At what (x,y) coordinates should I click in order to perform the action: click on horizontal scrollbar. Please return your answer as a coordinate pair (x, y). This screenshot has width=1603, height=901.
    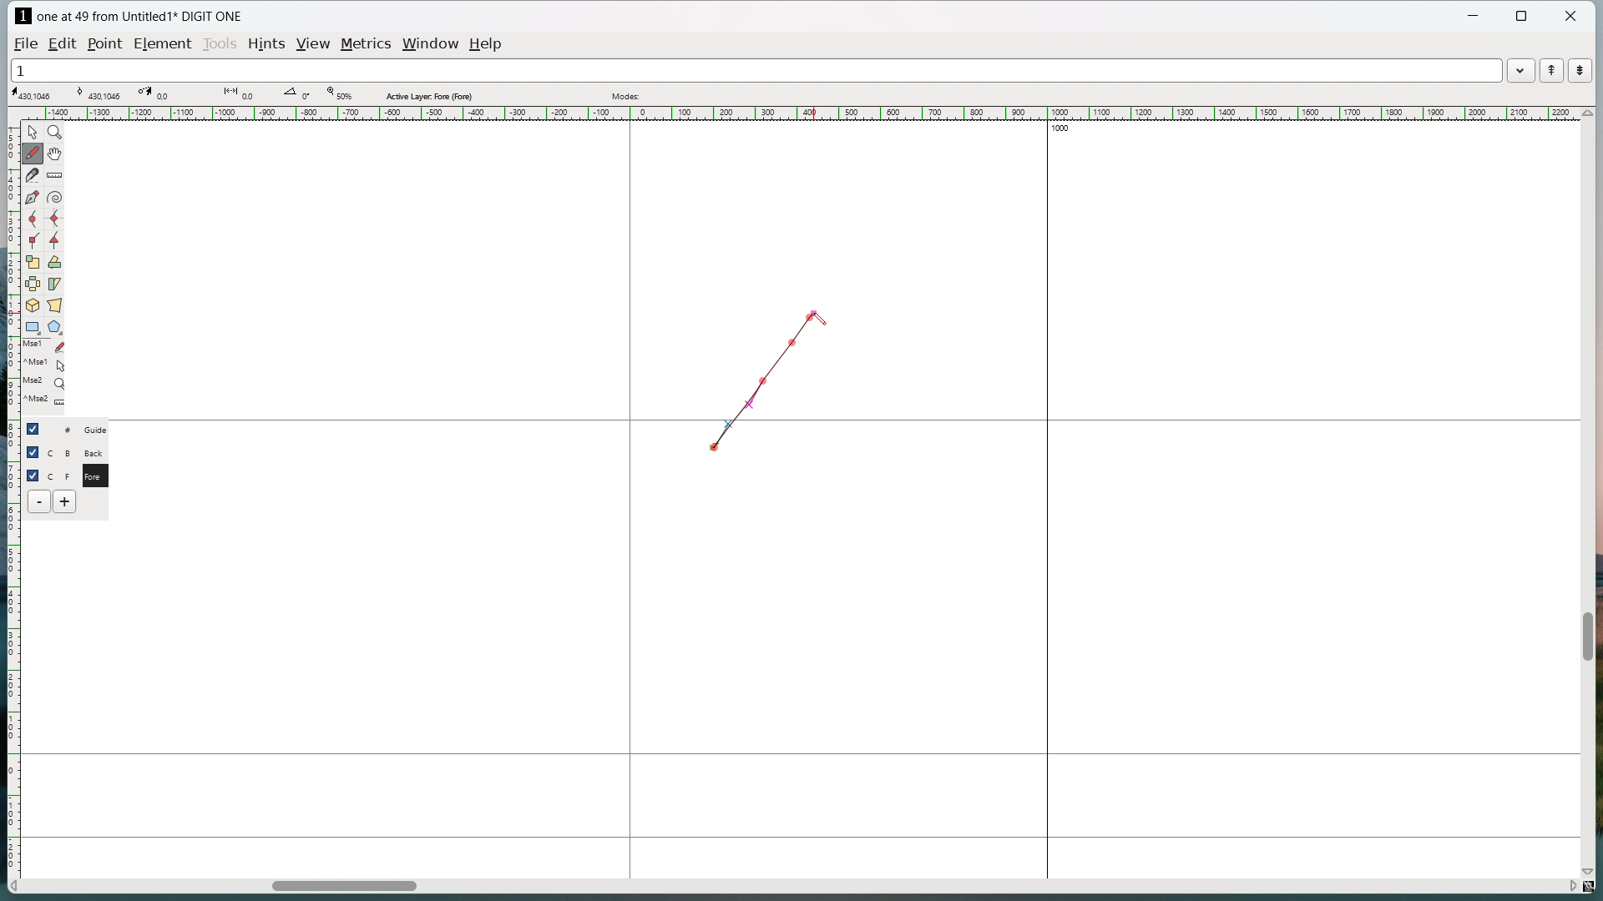
    Looking at the image, I should click on (344, 888).